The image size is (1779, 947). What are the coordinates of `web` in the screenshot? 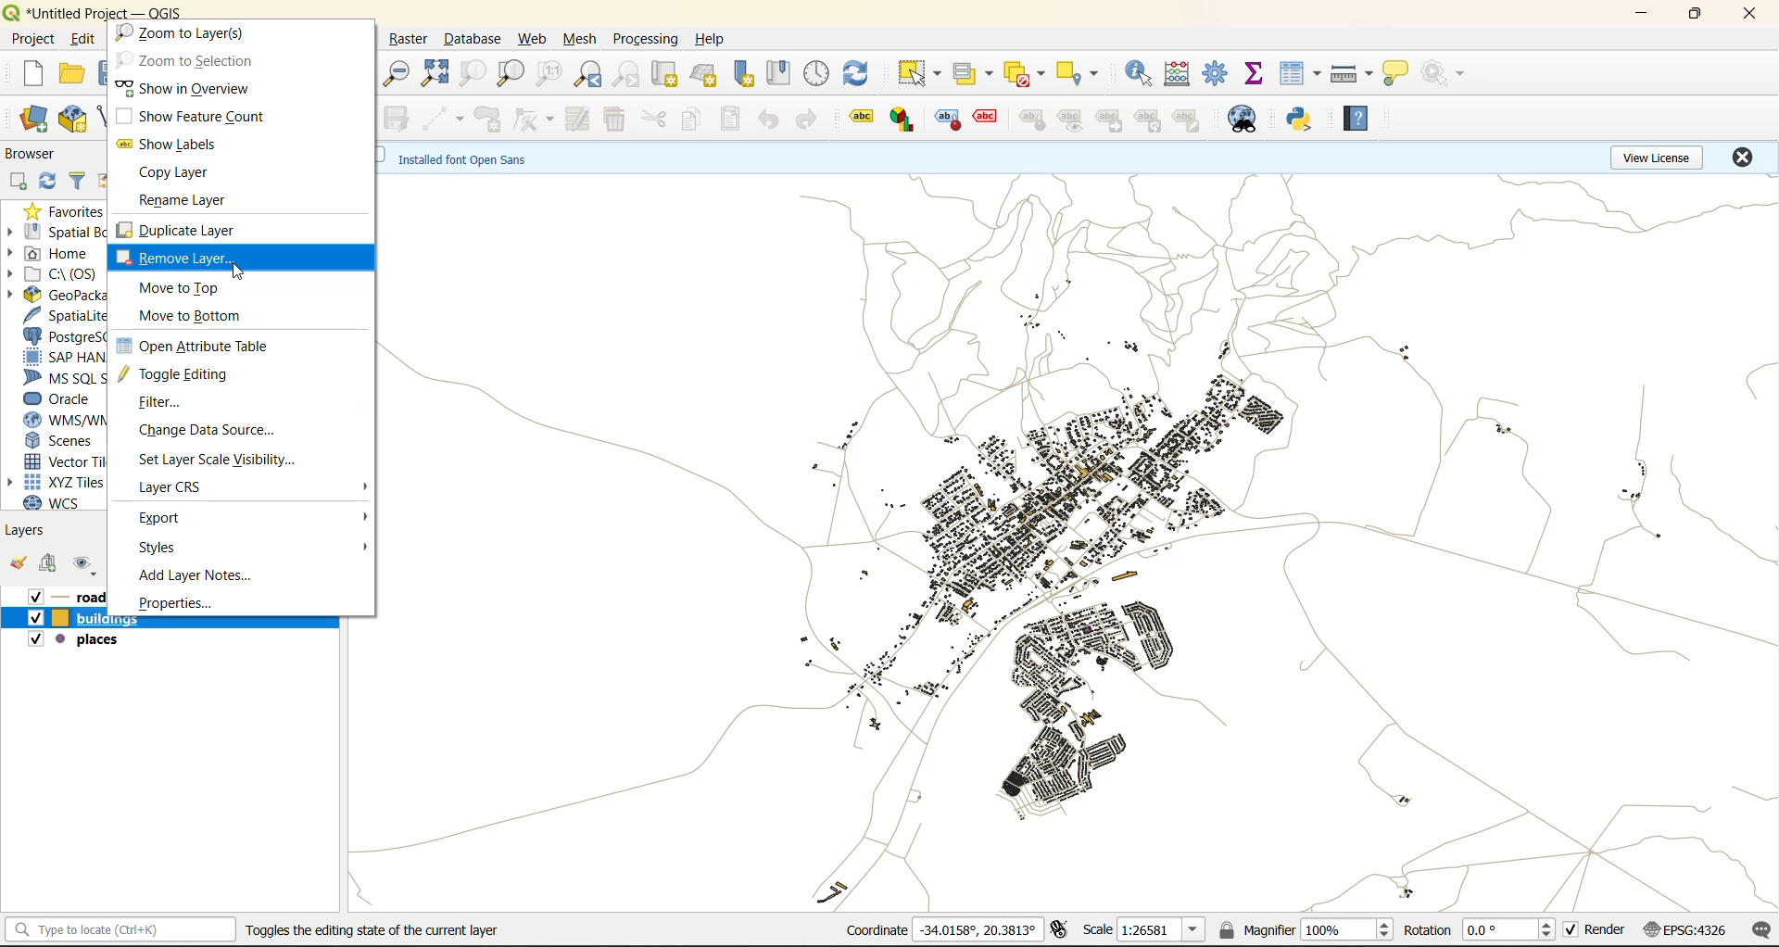 It's located at (531, 42).